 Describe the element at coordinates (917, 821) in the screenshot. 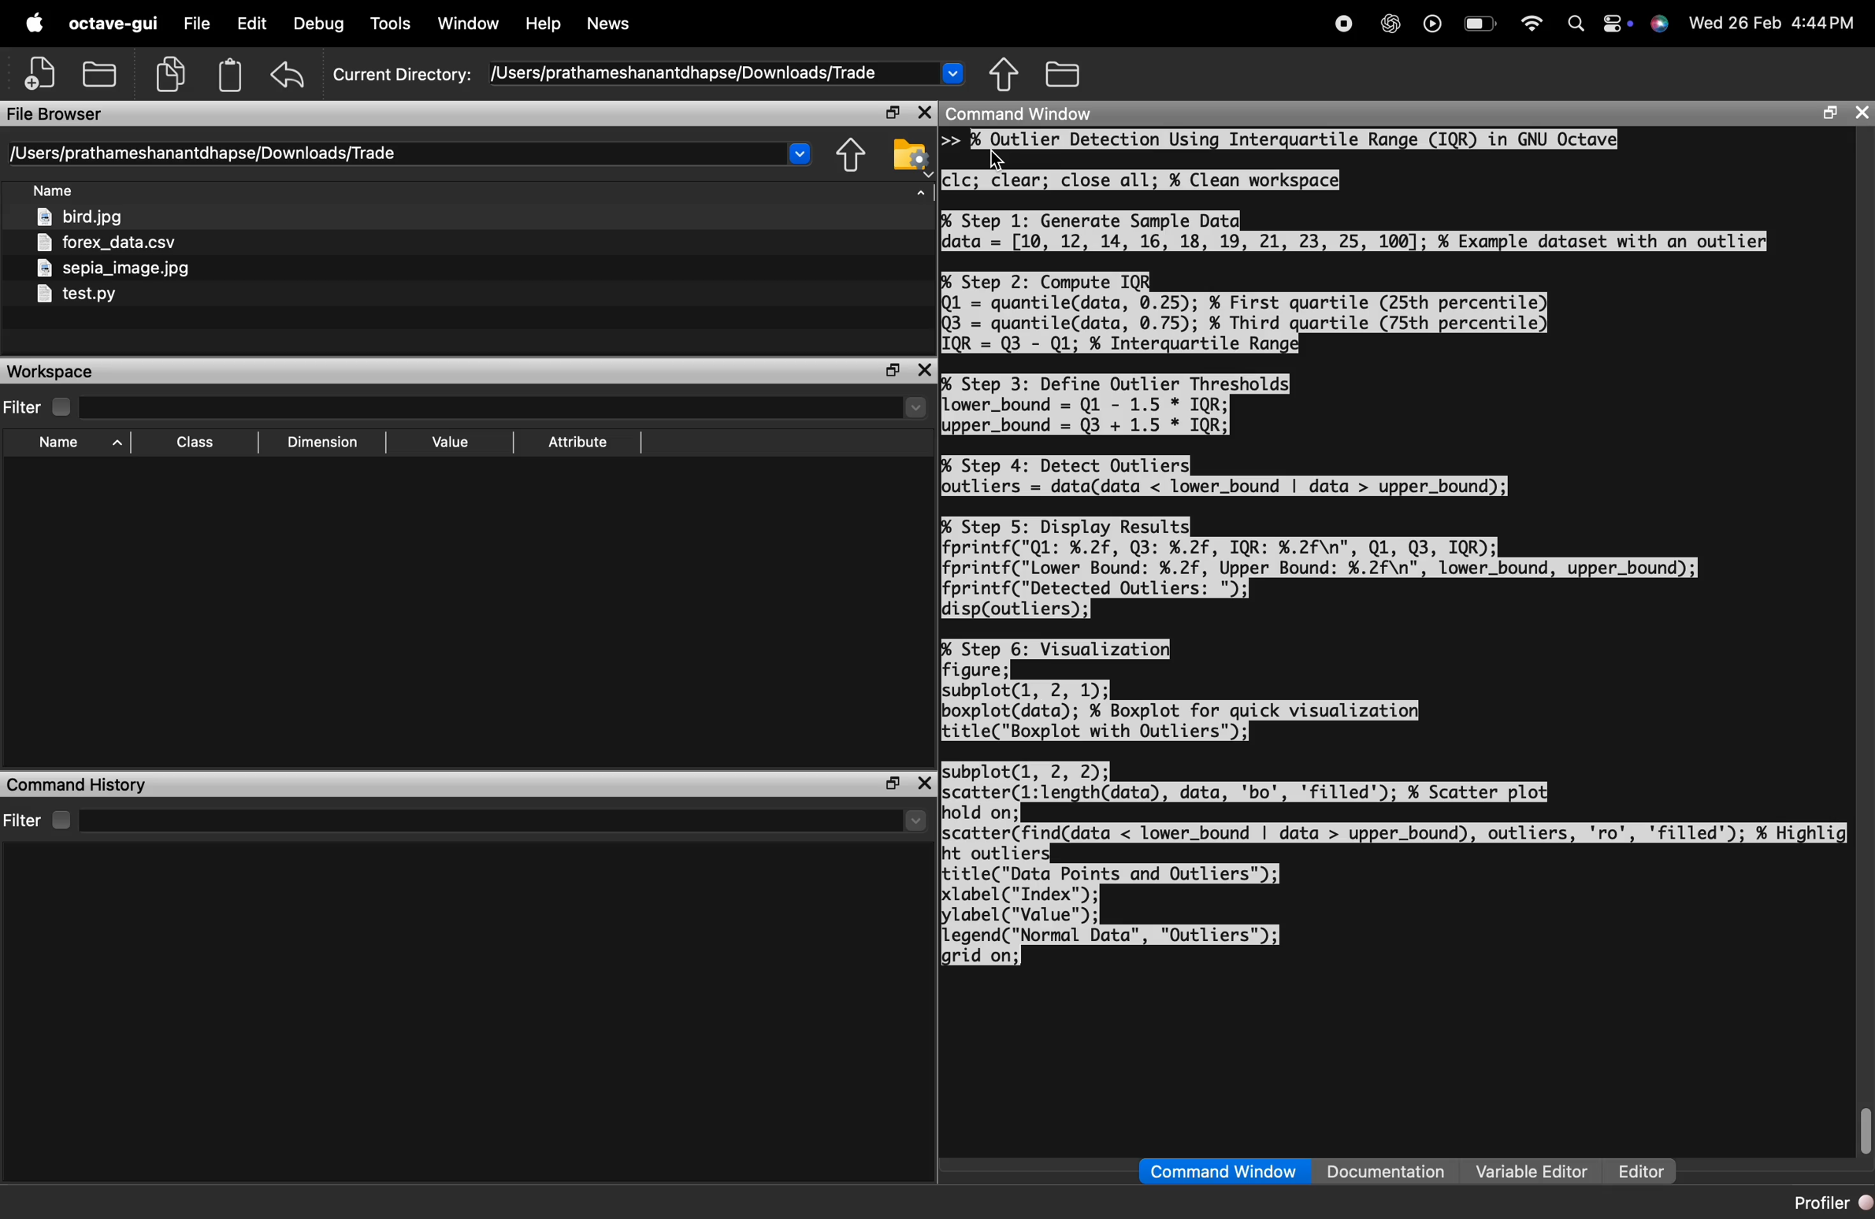

I see `Drop-down ` at that location.